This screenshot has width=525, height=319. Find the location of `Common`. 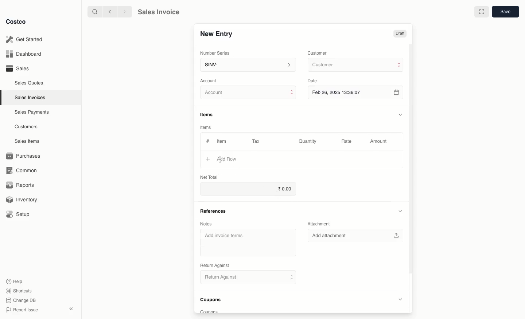

Common is located at coordinates (25, 170).